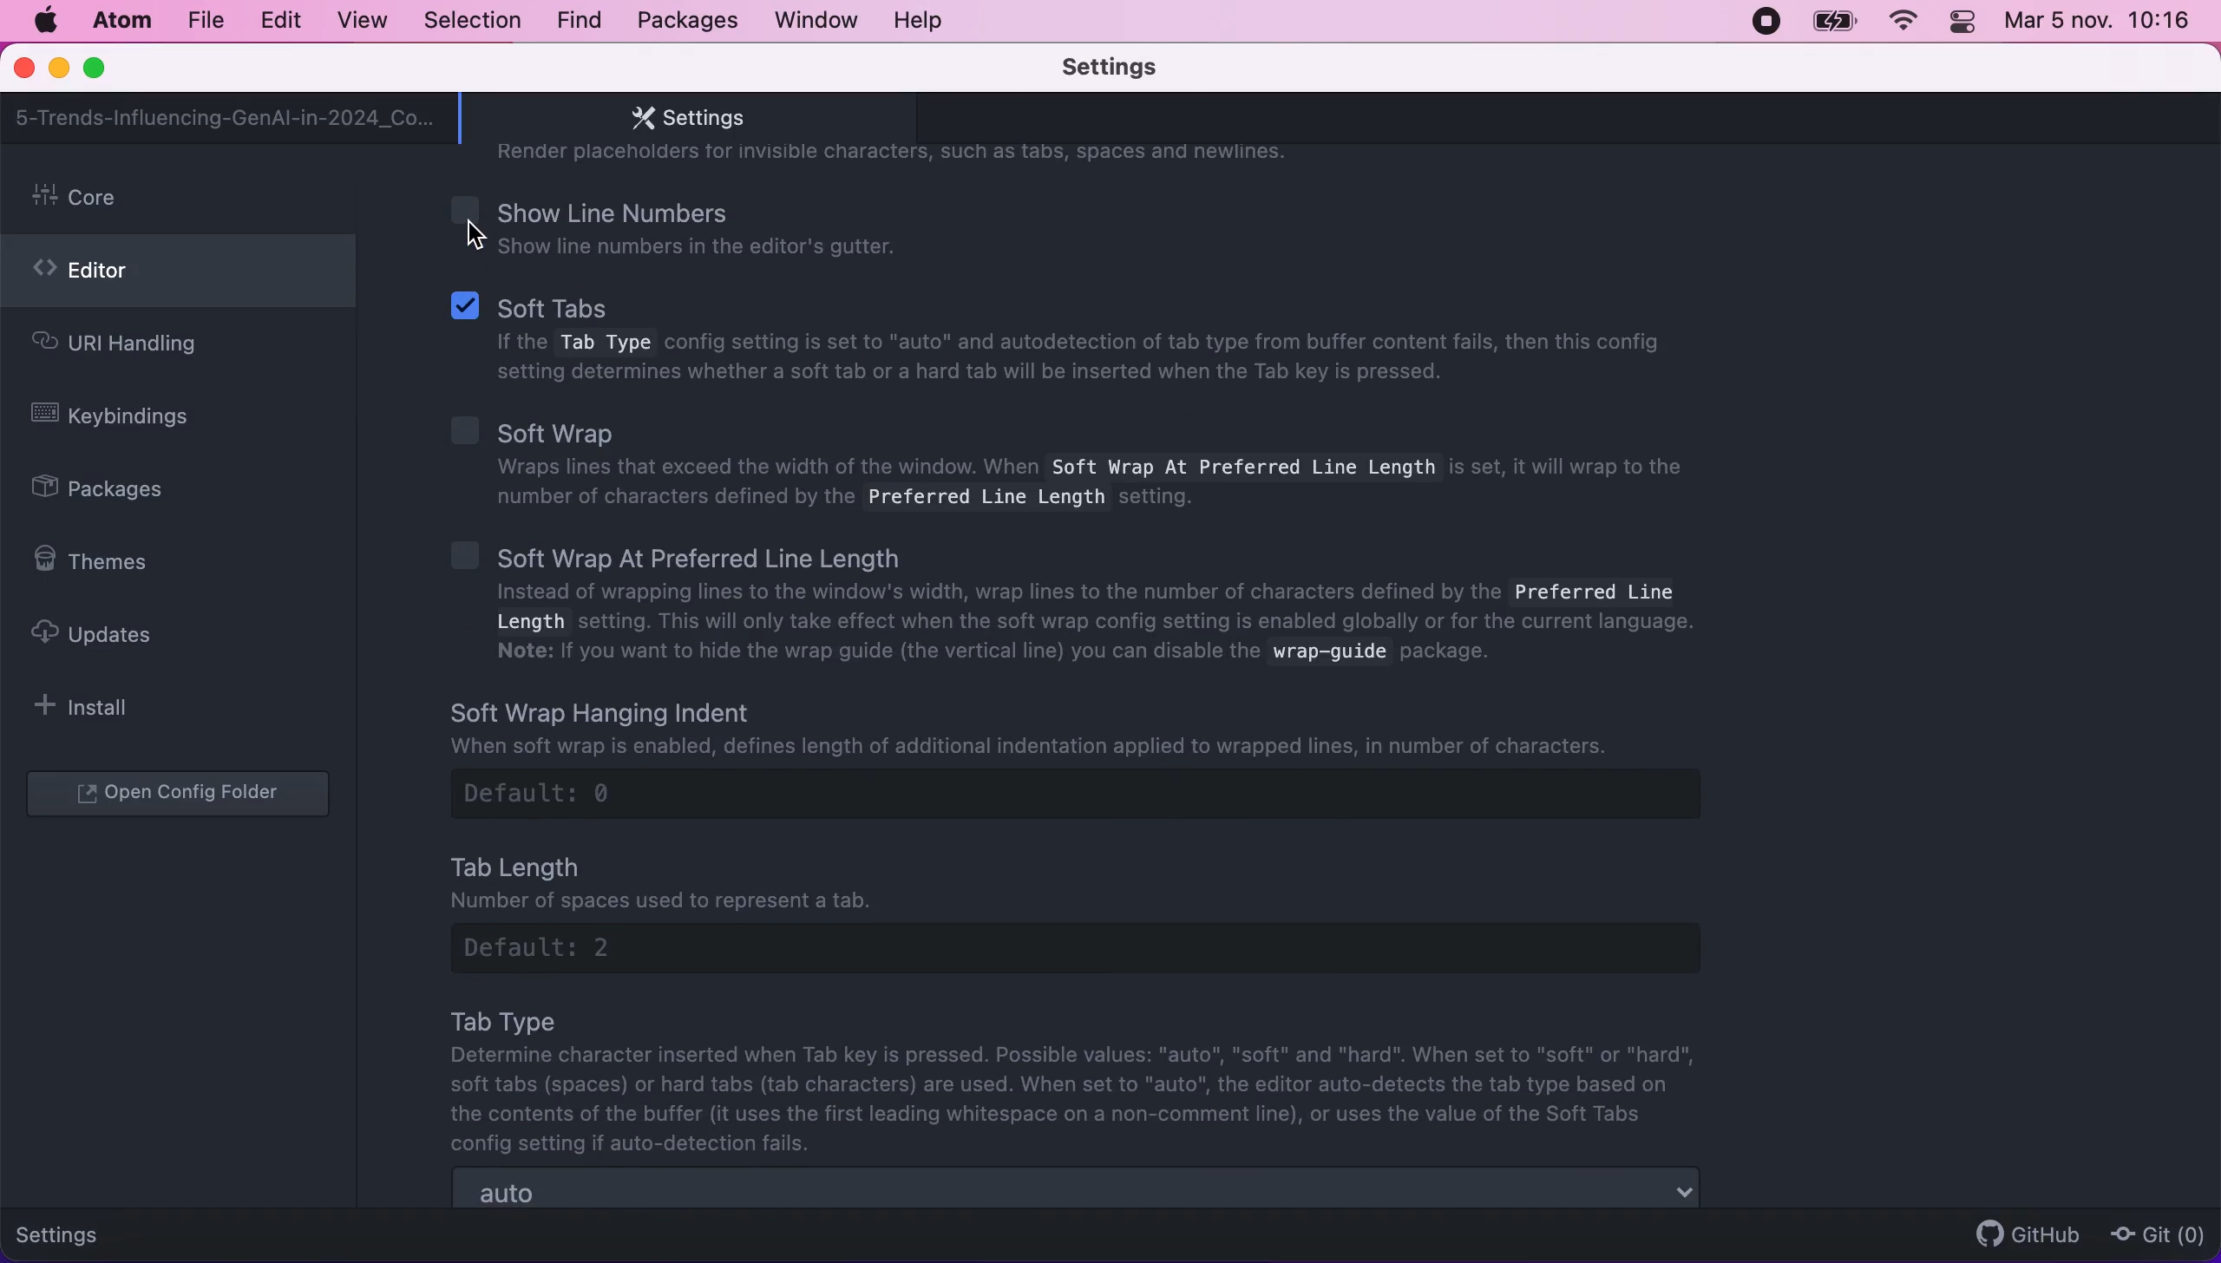 The image size is (2221, 1263). What do you see at coordinates (579, 22) in the screenshot?
I see `find` at bounding box center [579, 22].